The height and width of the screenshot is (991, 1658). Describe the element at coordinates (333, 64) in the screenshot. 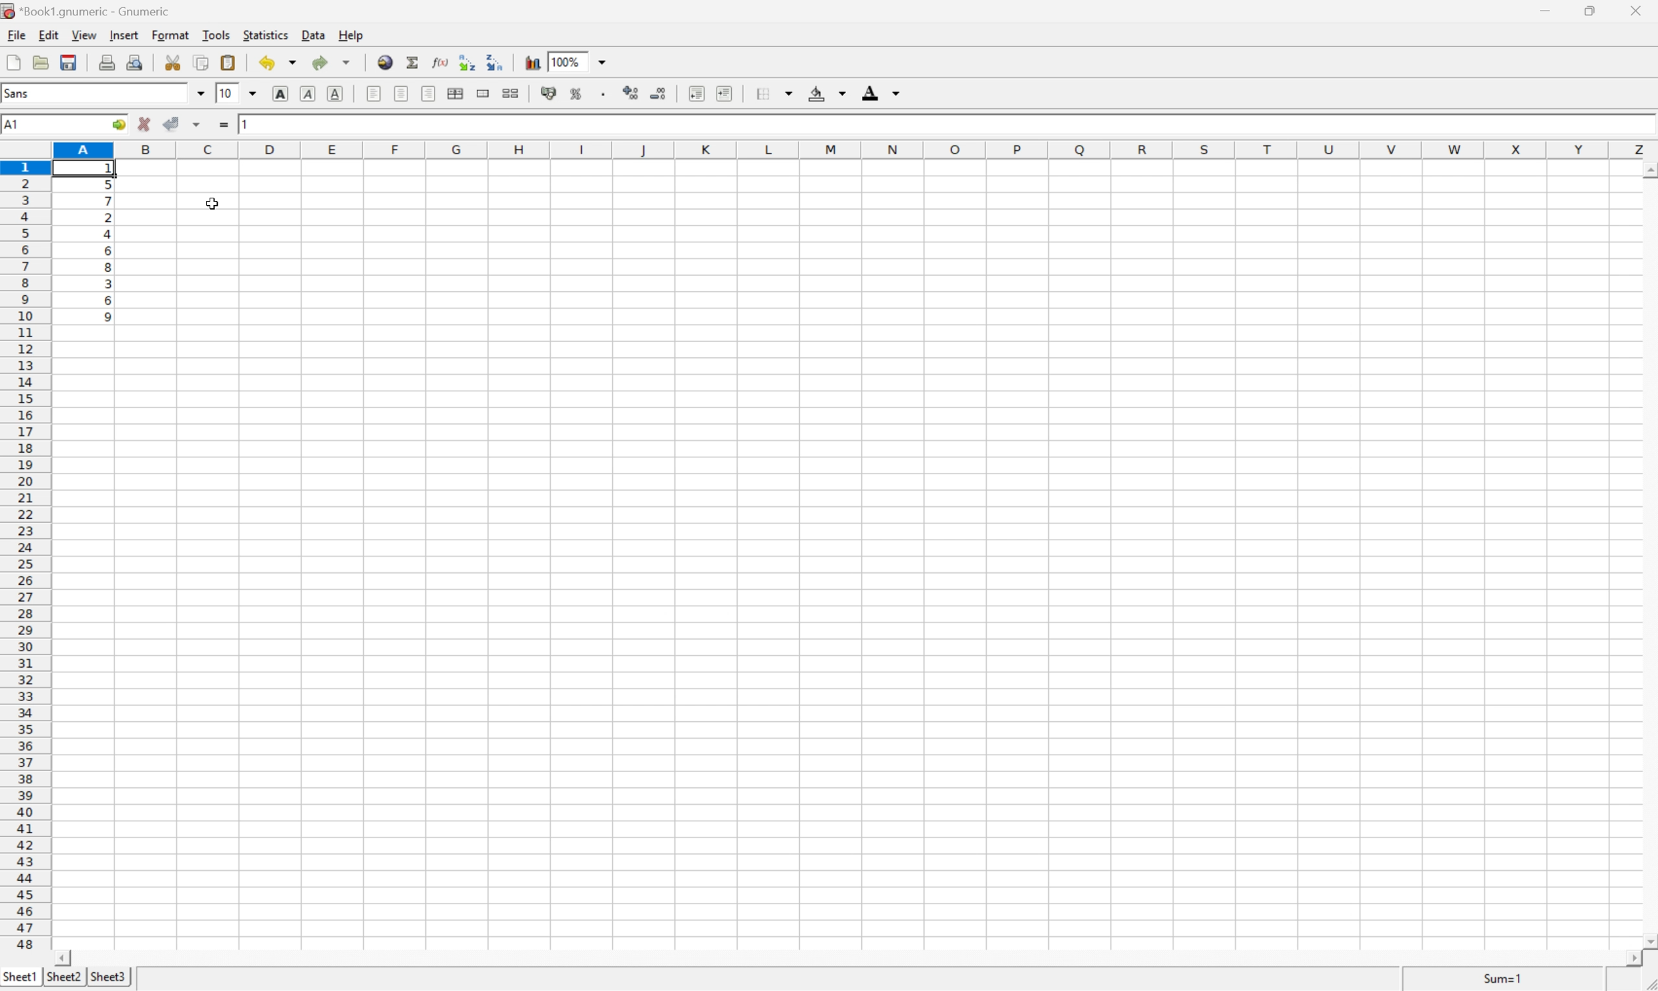

I see `redo` at that location.